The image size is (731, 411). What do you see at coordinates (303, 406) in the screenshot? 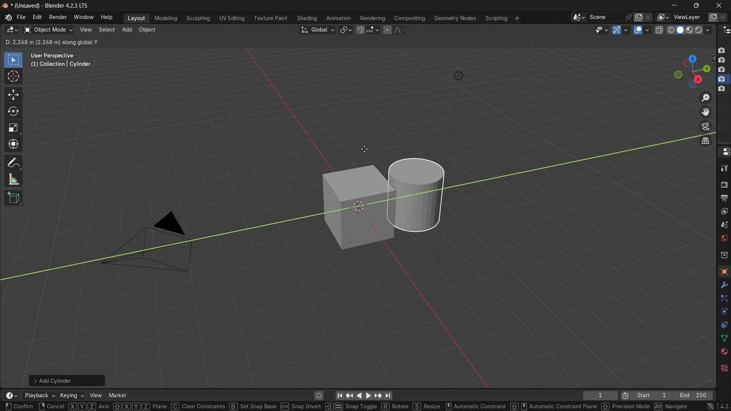
I see `snap invert` at bounding box center [303, 406].